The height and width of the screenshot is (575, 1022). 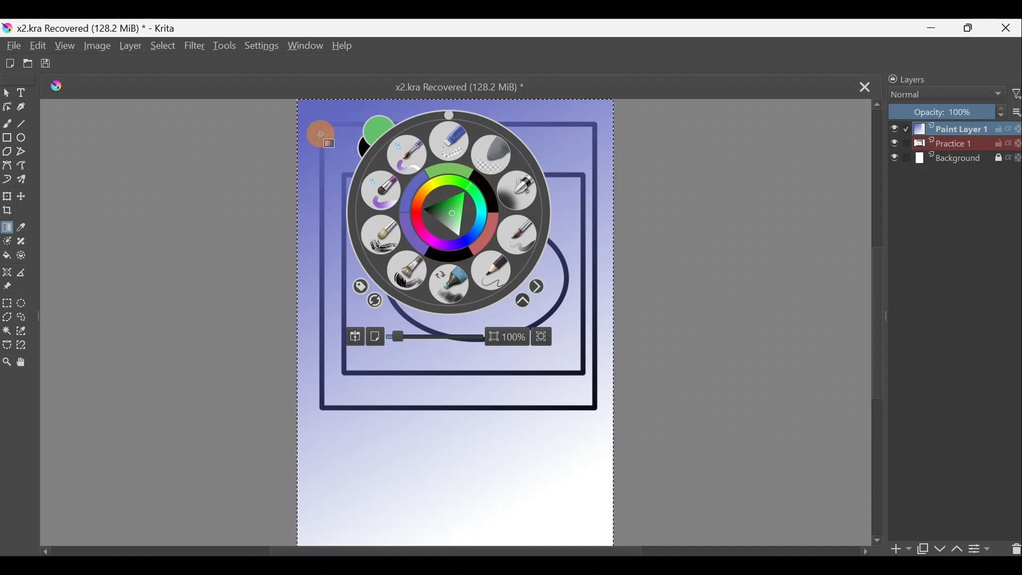 I want to click on Similar colour selection tool, so click(x=24, y=333).